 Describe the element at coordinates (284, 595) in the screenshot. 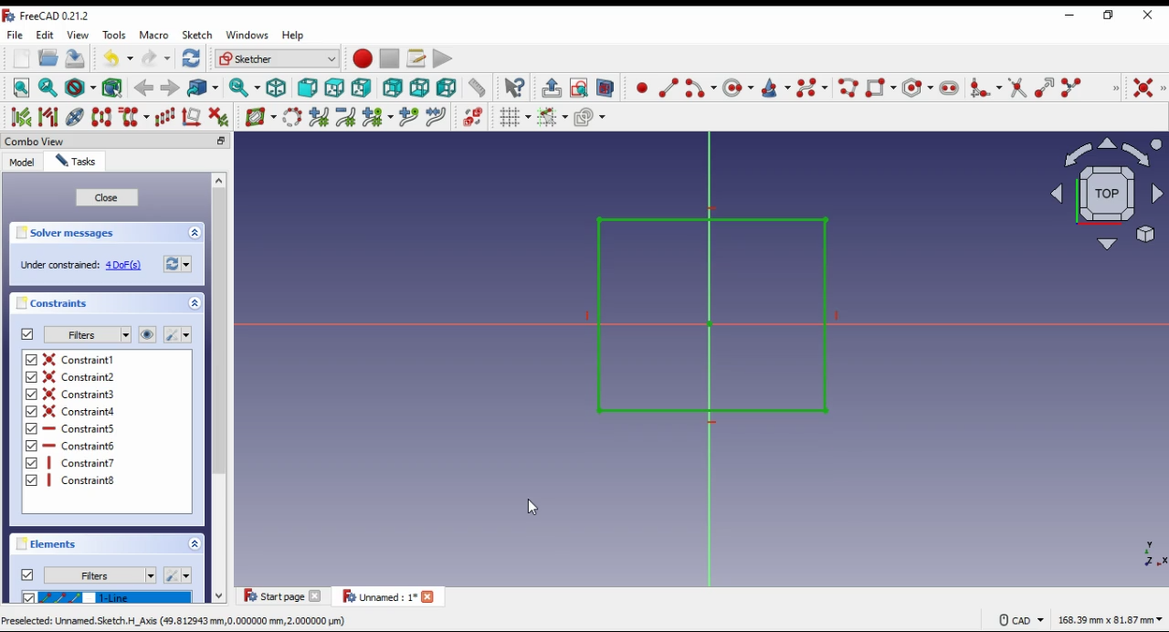

I see `tab 1` at that location.